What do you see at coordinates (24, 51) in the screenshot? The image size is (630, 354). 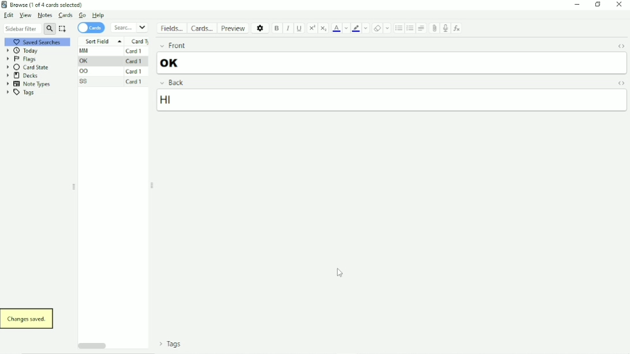 I see `Today` at bounding box center [24, 51].